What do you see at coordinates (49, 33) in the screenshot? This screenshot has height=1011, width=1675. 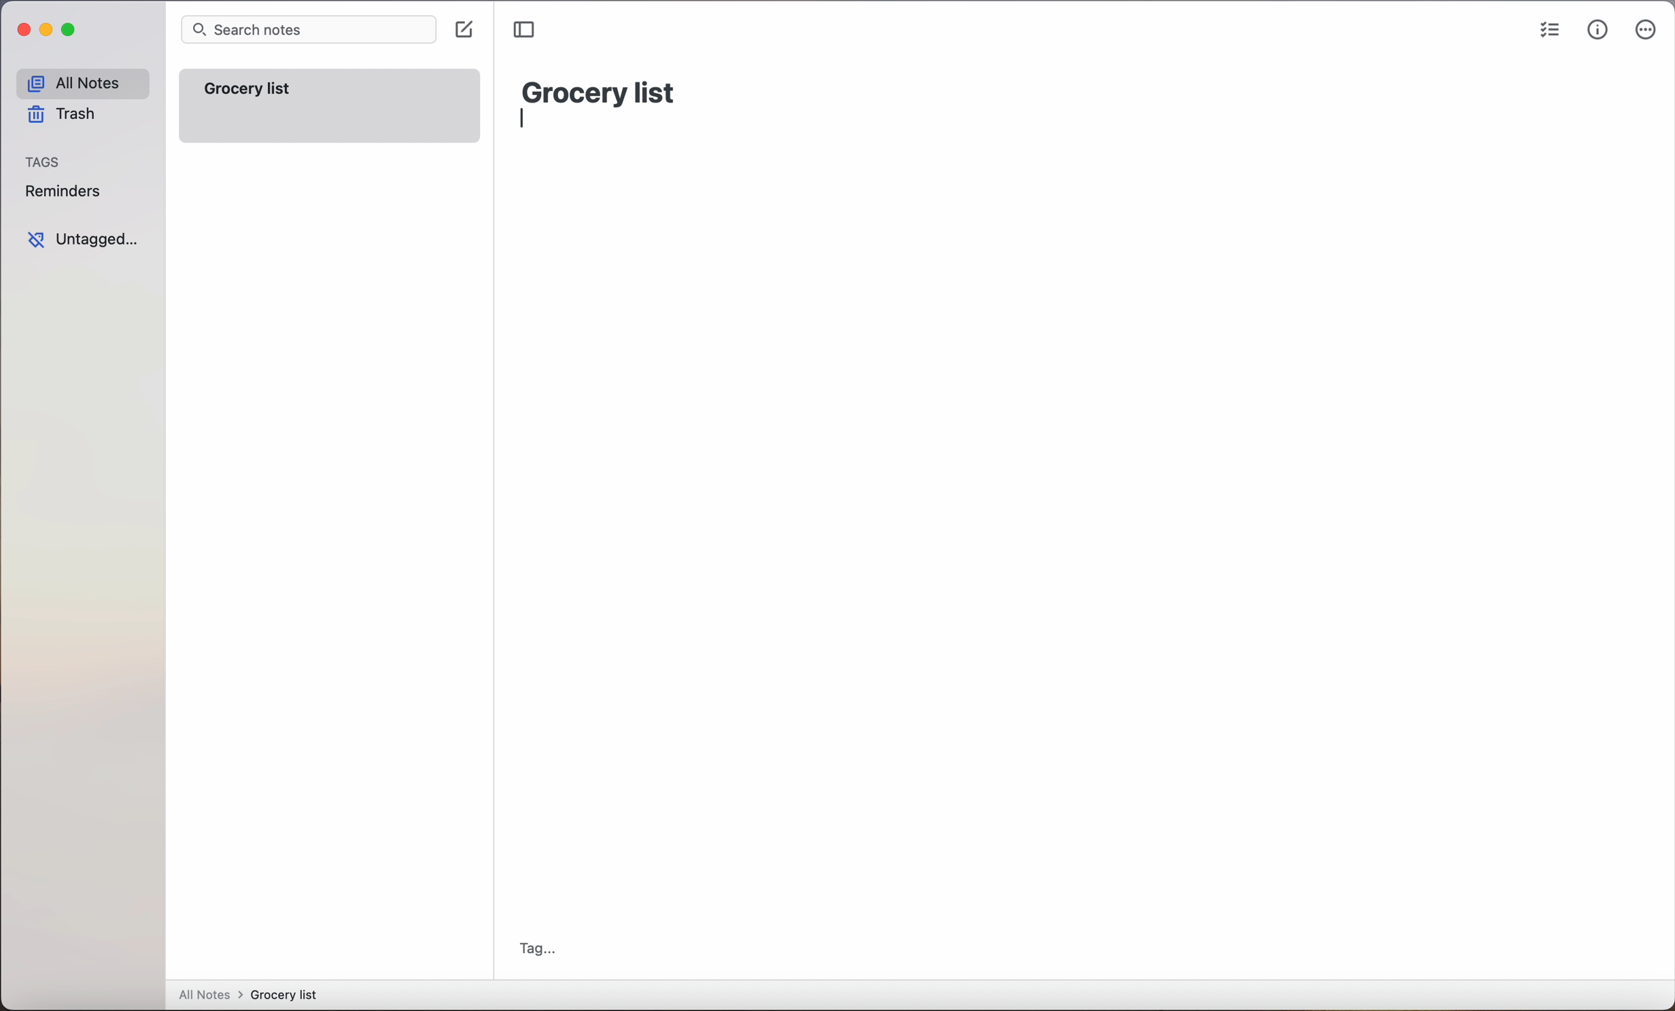 I see `minimize Simplenote` at bounding box center [49, 33].